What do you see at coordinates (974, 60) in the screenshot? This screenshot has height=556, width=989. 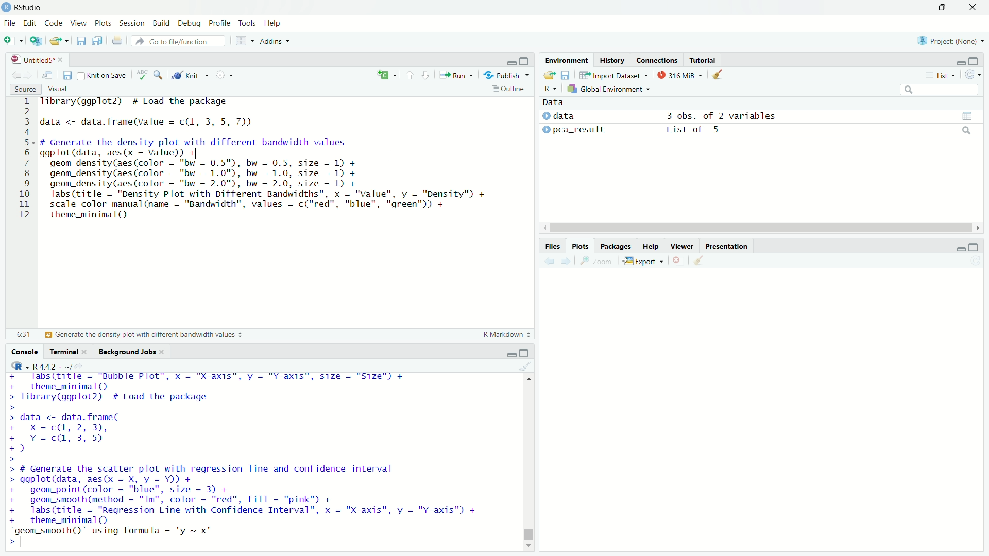 I see `maximize` at bounding box center [974, 60].